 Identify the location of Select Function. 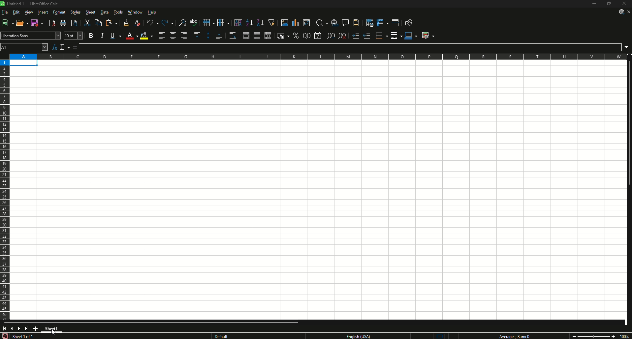
(65, 47).